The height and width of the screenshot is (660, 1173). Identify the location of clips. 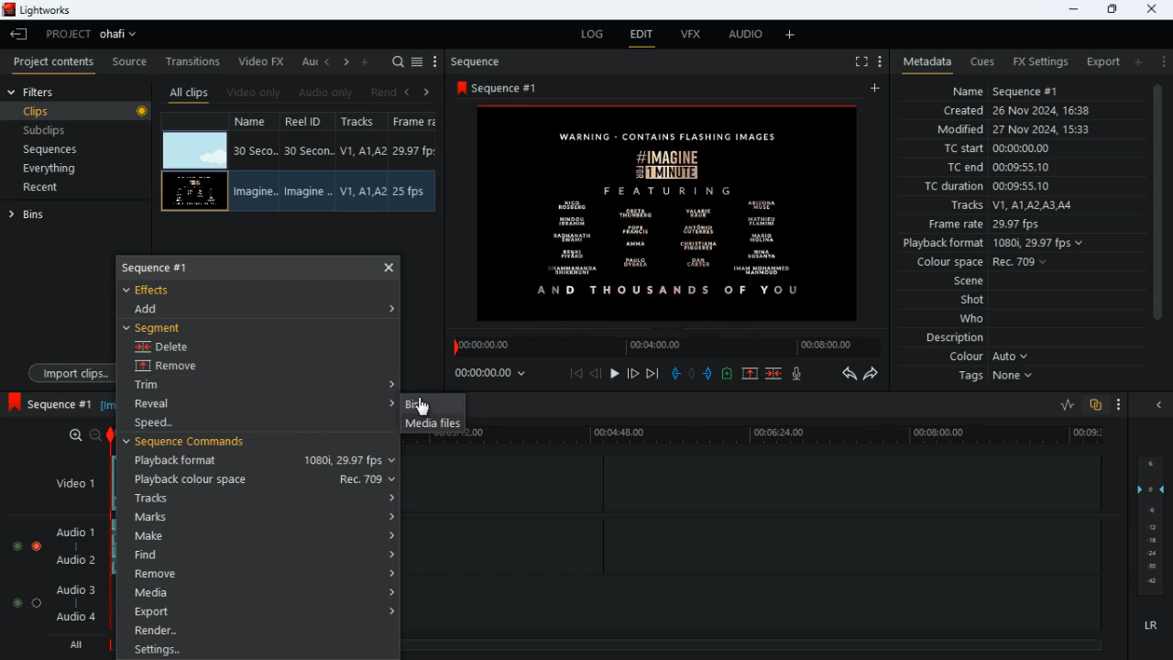
(78, 113).